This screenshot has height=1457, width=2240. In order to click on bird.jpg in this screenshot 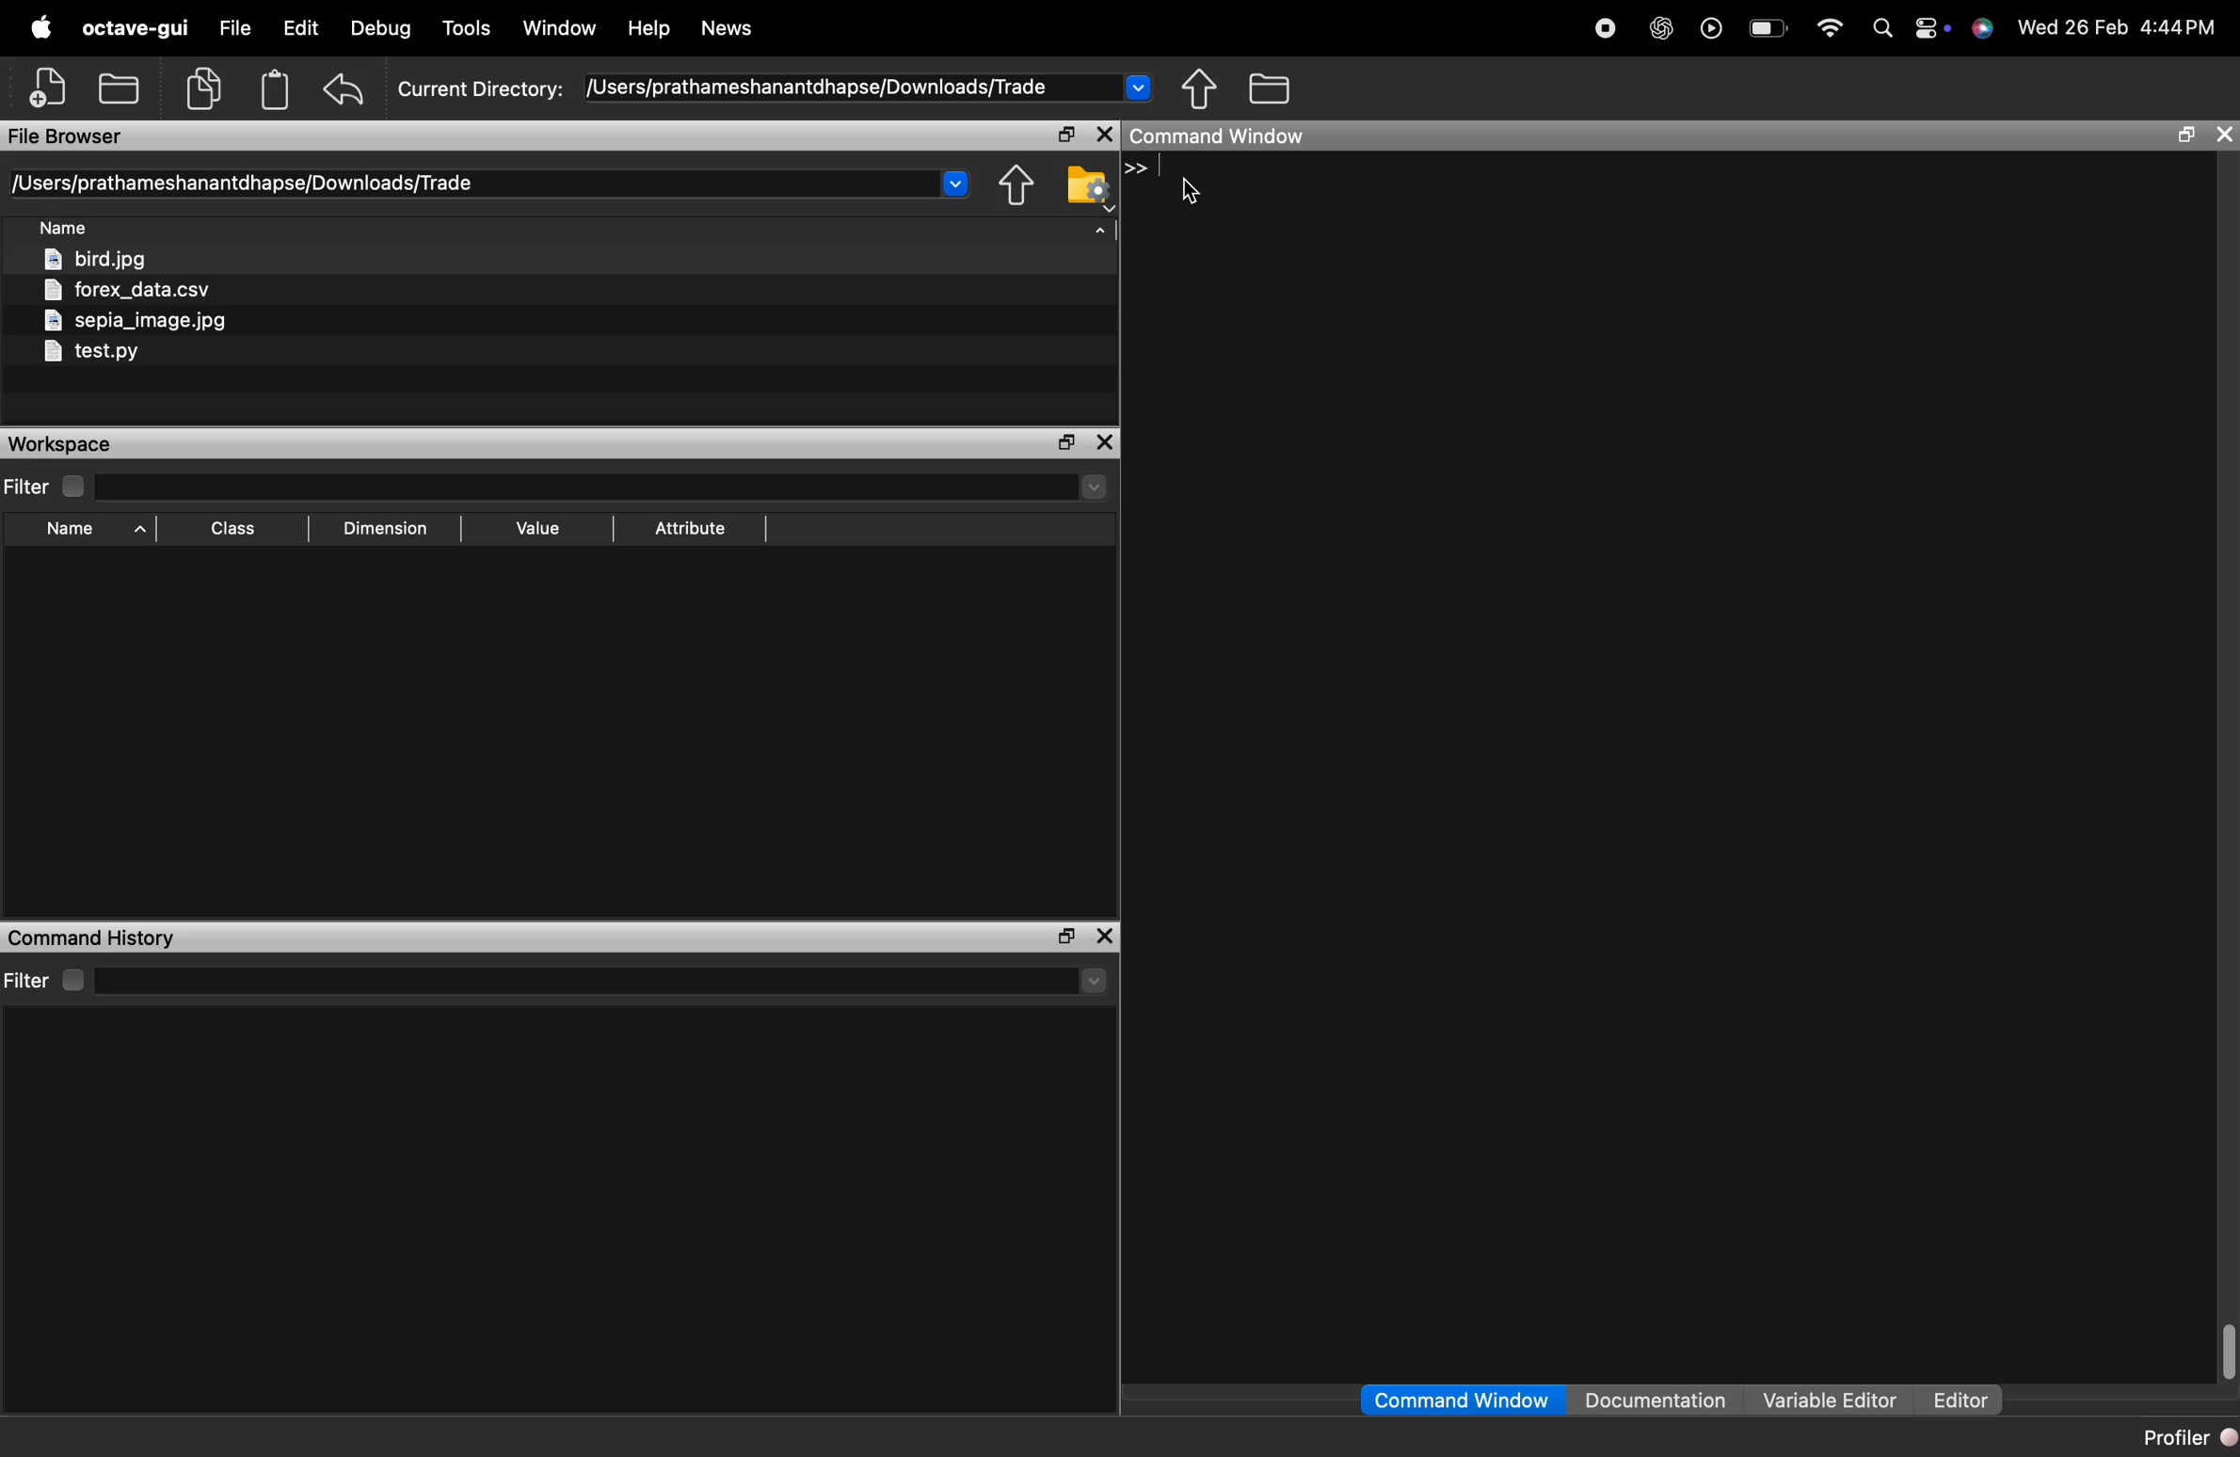, I will do `click(97, 258)`.